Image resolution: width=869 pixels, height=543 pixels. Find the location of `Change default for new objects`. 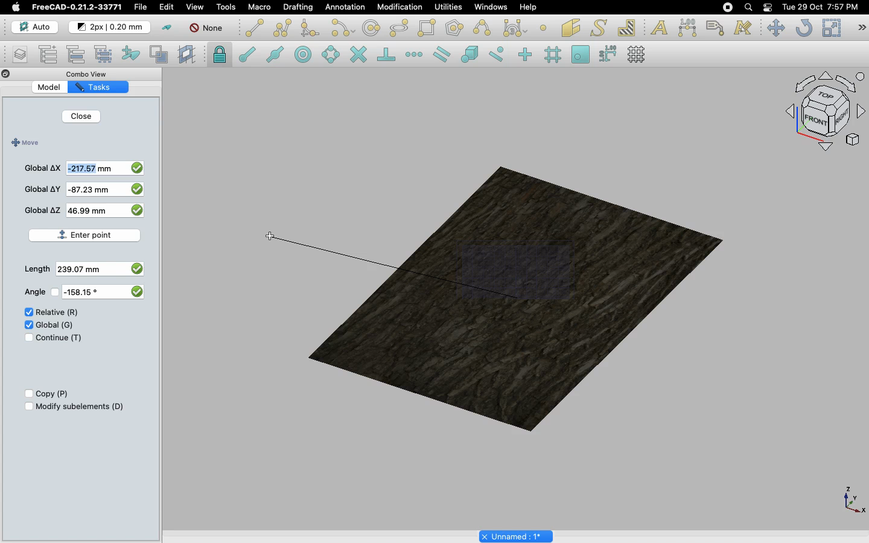

Change default for new objects is located at coordinates (110, 28).